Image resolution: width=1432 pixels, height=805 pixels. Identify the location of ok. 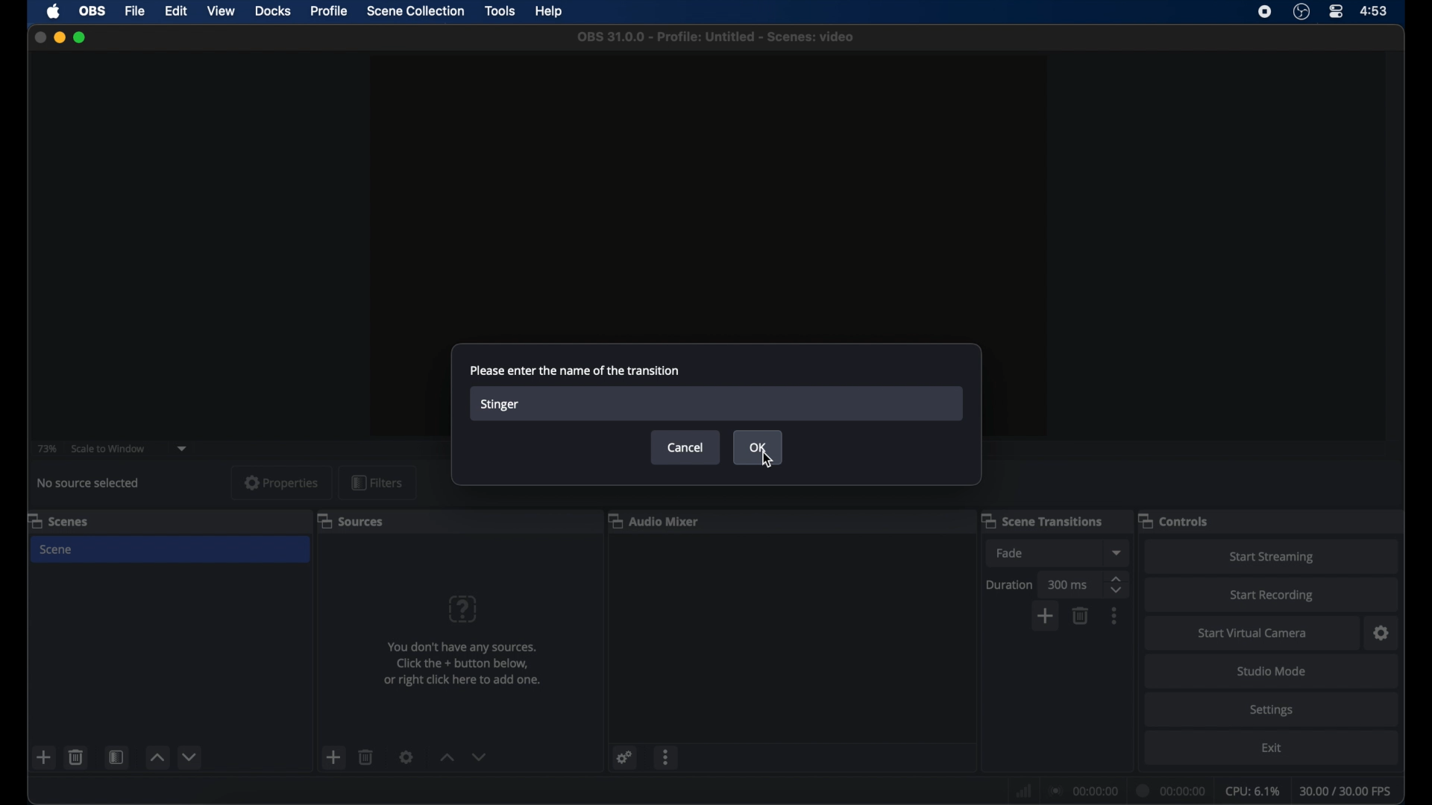
(756, 445).